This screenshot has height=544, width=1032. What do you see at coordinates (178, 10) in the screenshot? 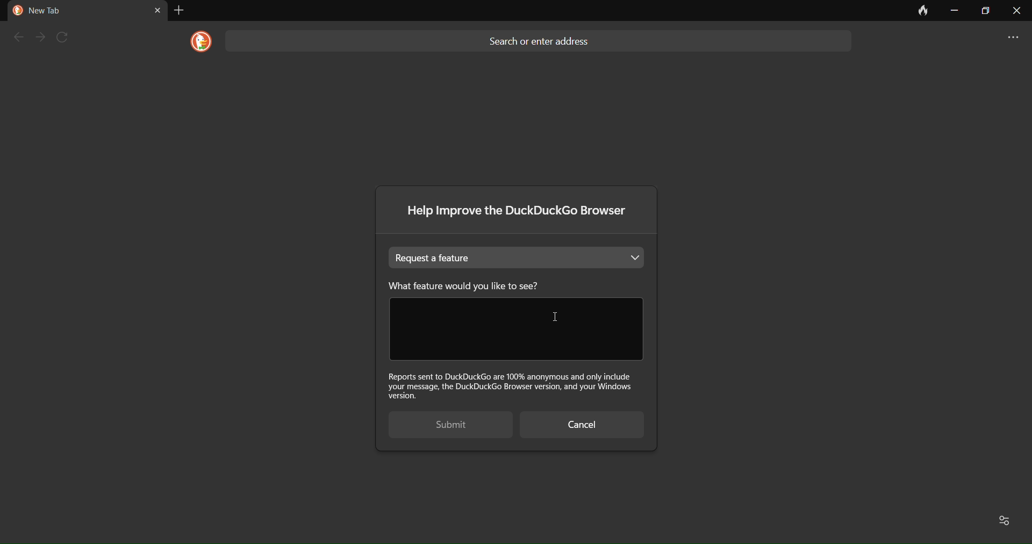
I see `add tab` at bounding box center [178, 10].